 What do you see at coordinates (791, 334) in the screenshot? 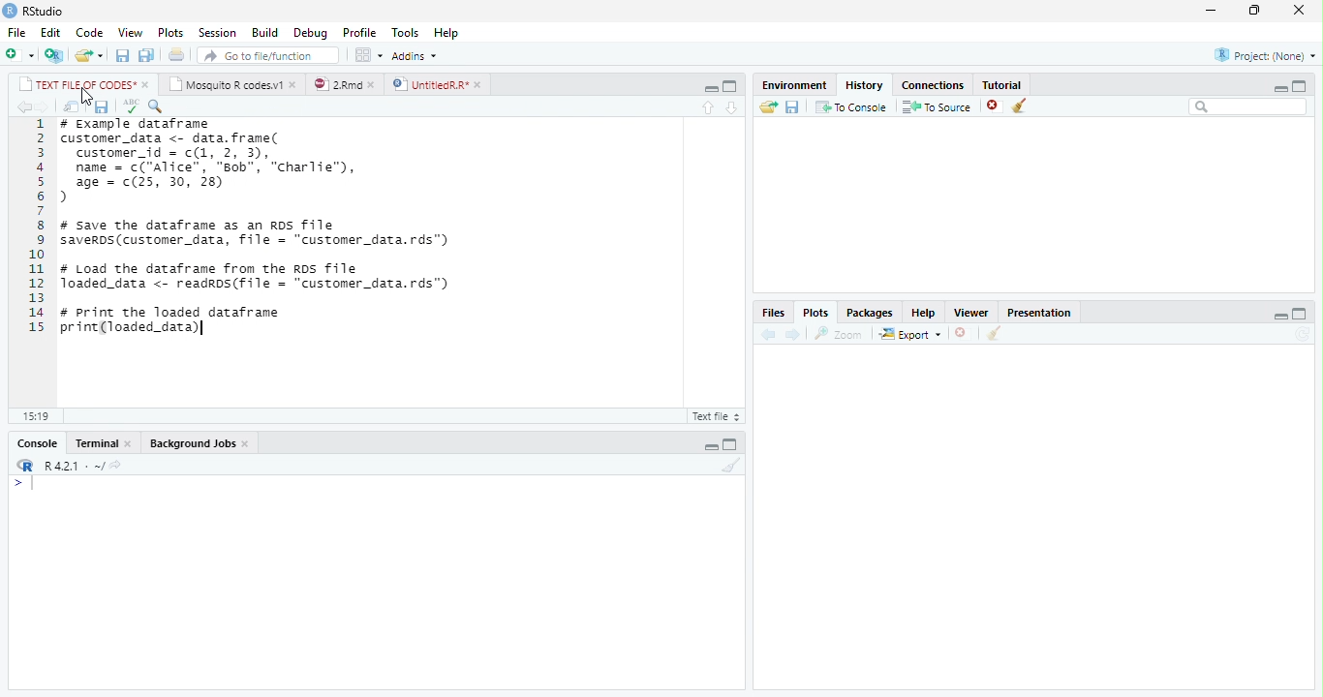
I see `forward` at bounding box center [791, 334].